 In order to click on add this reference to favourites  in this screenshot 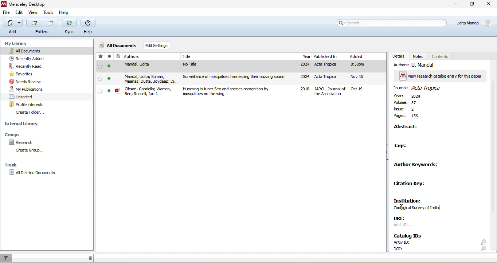, I will do `click(101, 57)`.